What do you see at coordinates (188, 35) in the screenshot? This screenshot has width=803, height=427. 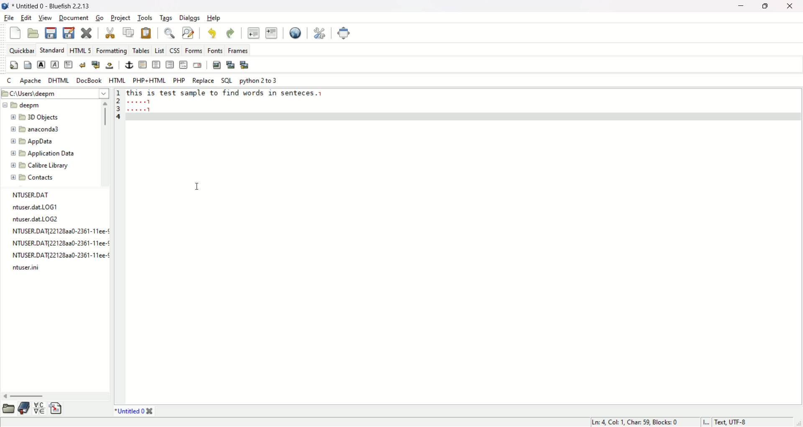 I see `find and replace` at bounding box center [188, 35].